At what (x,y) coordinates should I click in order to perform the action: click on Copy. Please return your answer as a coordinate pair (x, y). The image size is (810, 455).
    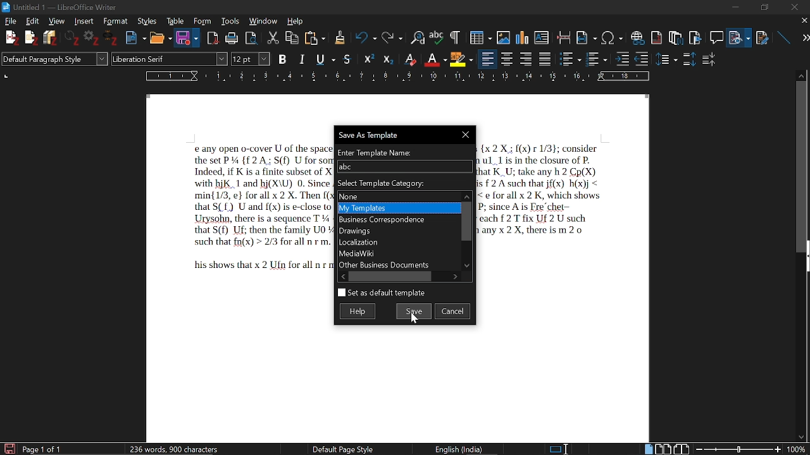
    Looking at the image, I should click on (293, 37).